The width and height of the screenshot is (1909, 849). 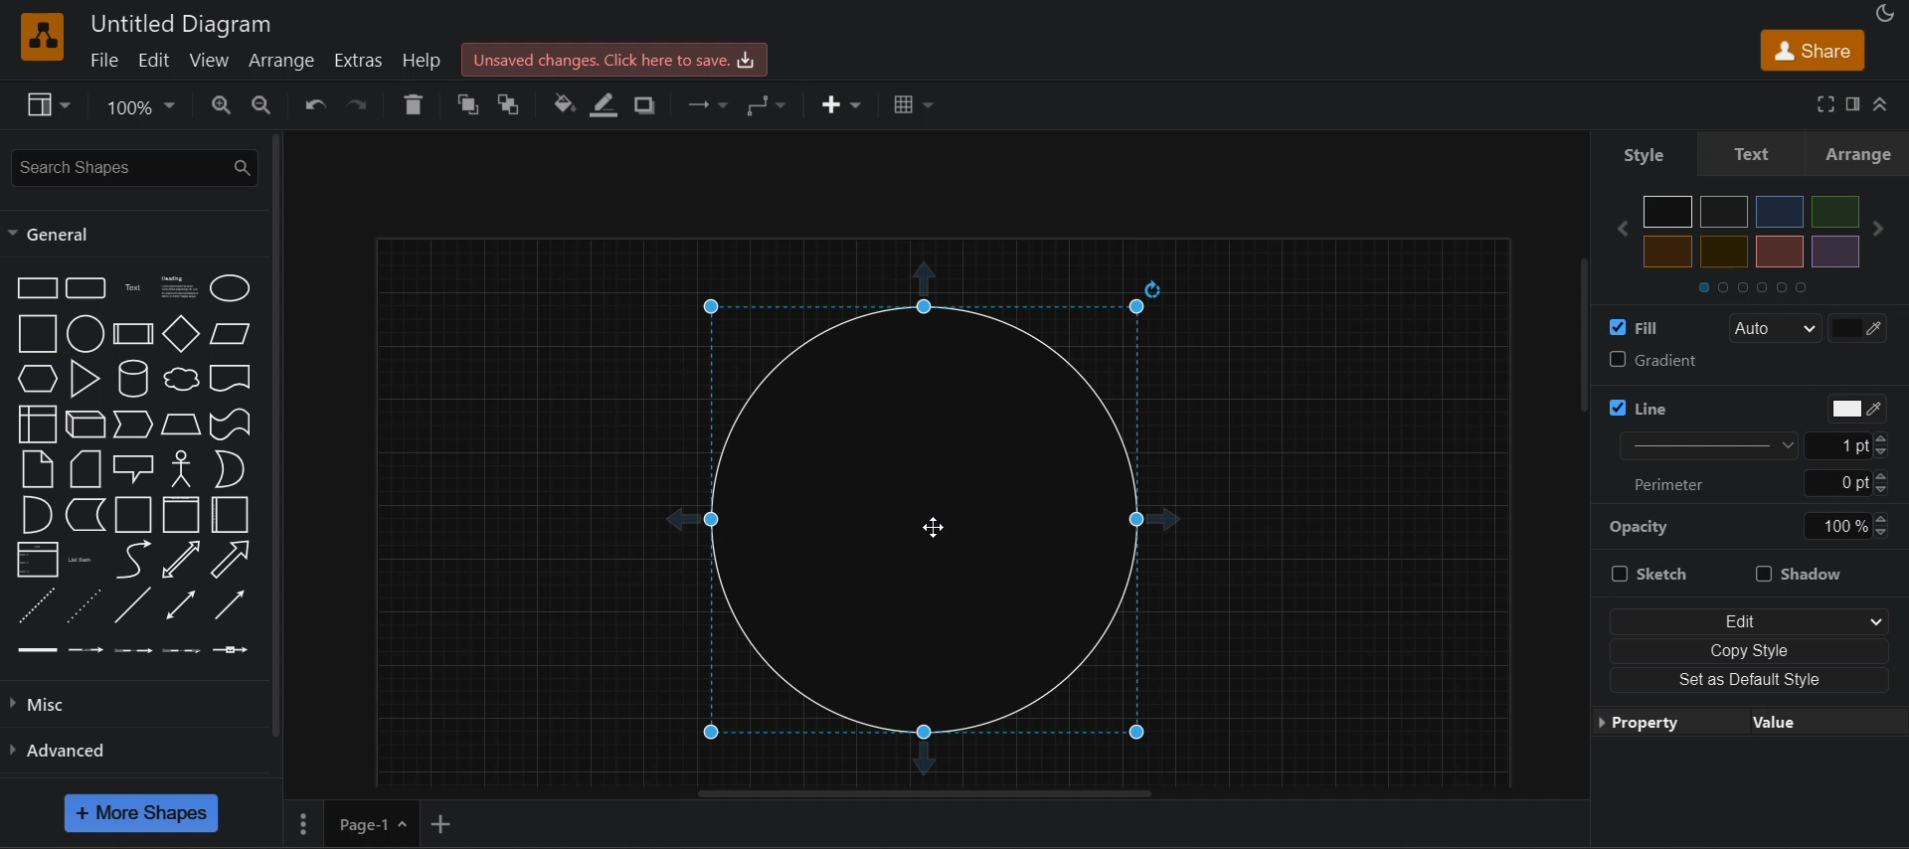 I want to click on blue color, so click(x=1779, y=212).